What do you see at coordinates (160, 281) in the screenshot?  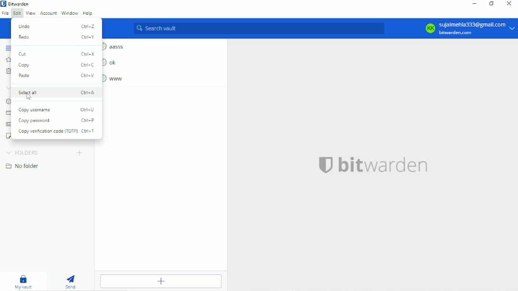 I see `Add item` at bounding box center [160, 281].